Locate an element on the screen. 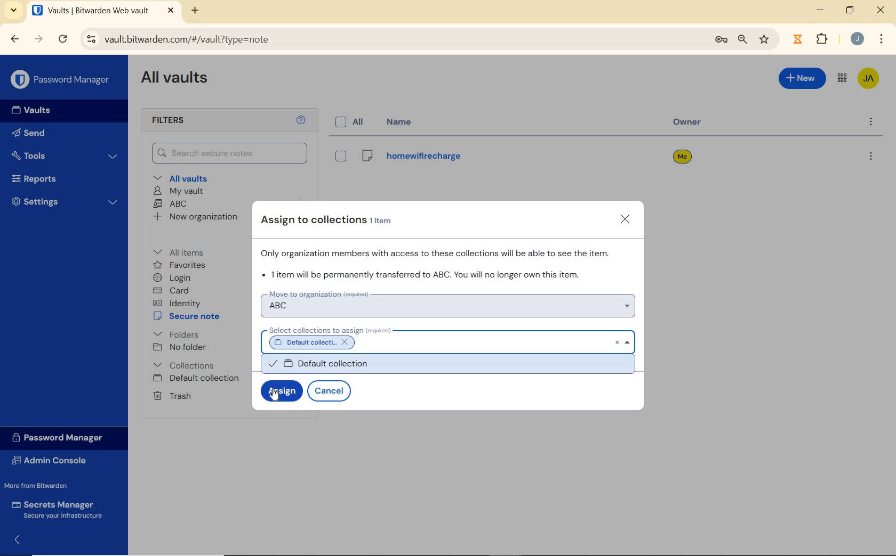 This screenshot has height=556, width=896. move to organization is located at coordinates (449, 302).